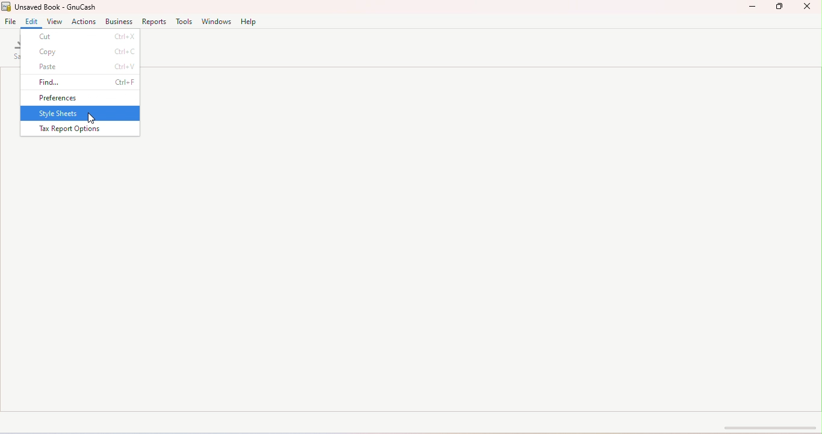 Image resolution: width=822 pixels, height=434 pixels. Describe the element at coordinates (81, 37) in the screenshot. I see `cut` at that location.